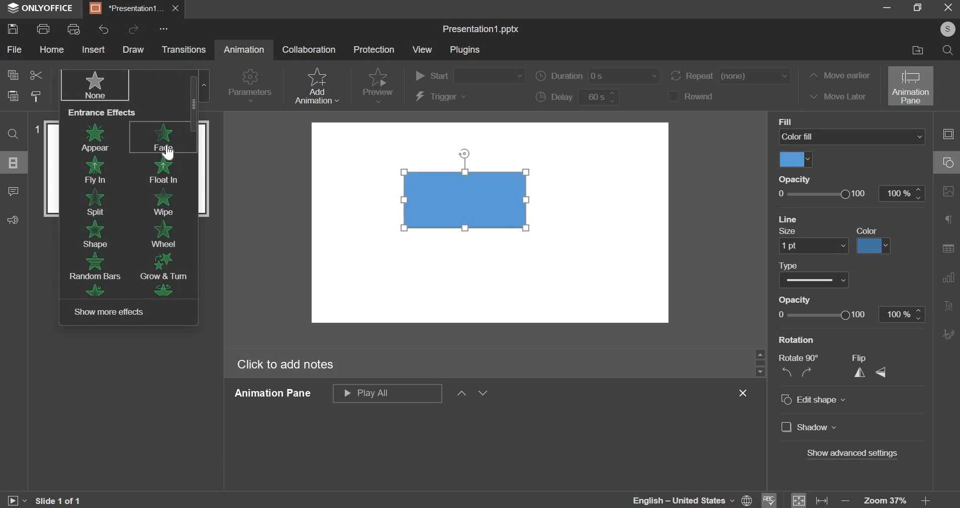  What do you see at coordinates (136, 50) in the screenshot?
I see `draw` at bounding box center [136, 50].